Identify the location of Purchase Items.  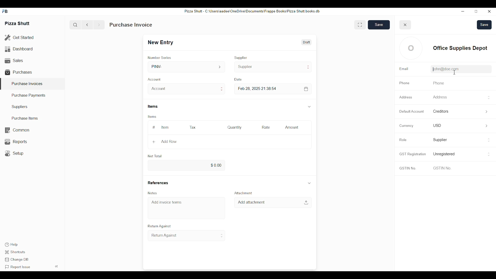
(23, 118).